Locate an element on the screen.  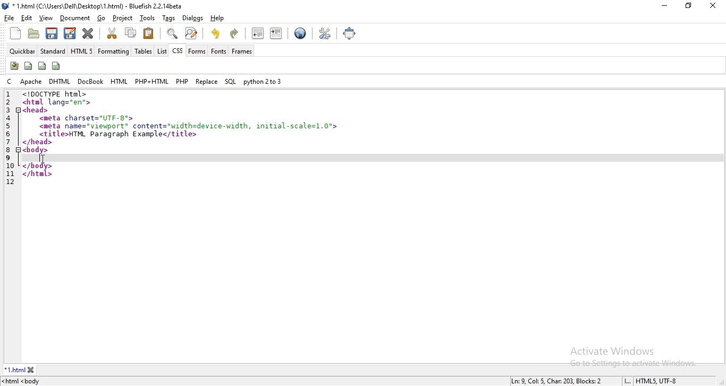
restore windows is located at coordinates (687, 6).